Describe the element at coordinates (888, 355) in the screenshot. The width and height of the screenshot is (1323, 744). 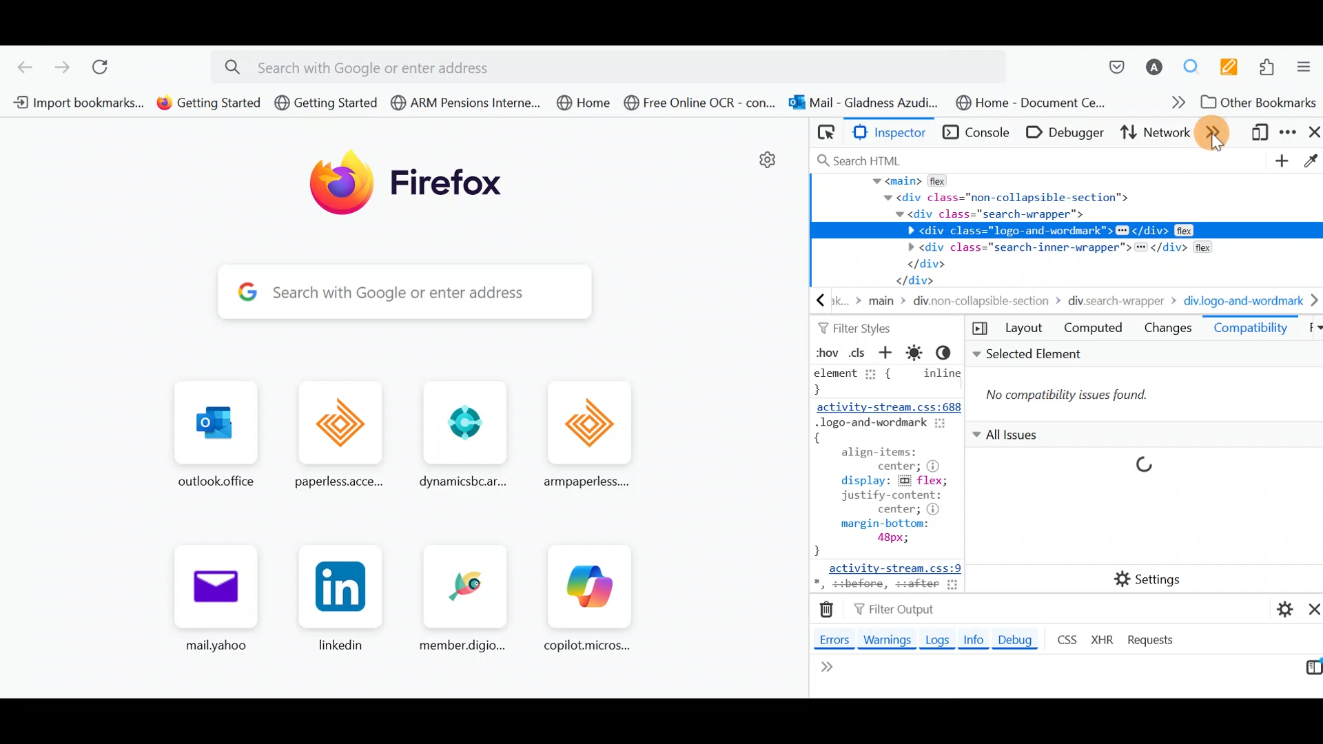
I see `Add new rule` at that location.